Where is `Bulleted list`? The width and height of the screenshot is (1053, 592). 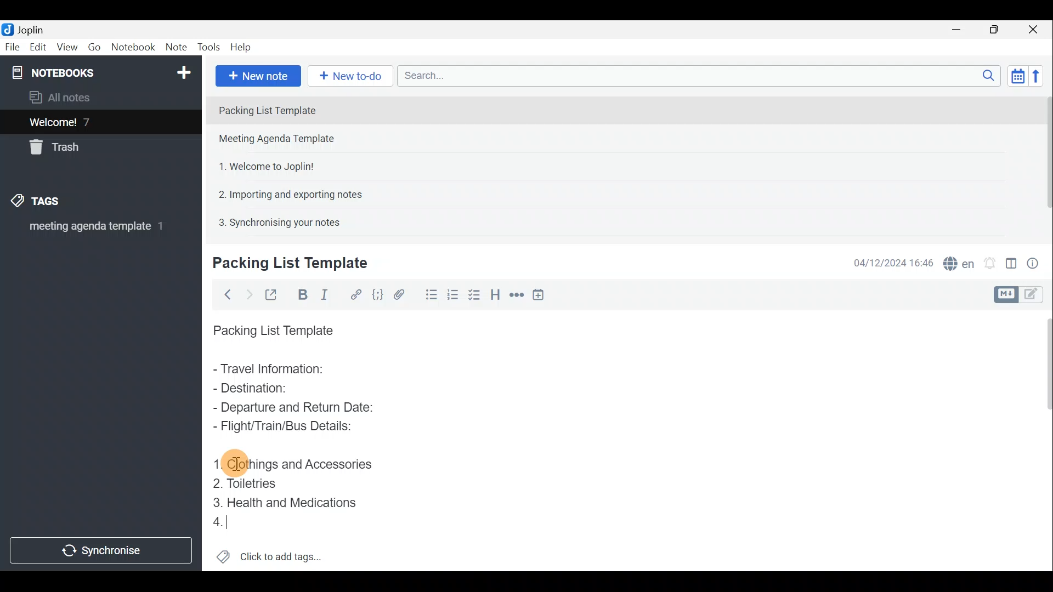
Bulleted list is located at coordinates (427, 297).